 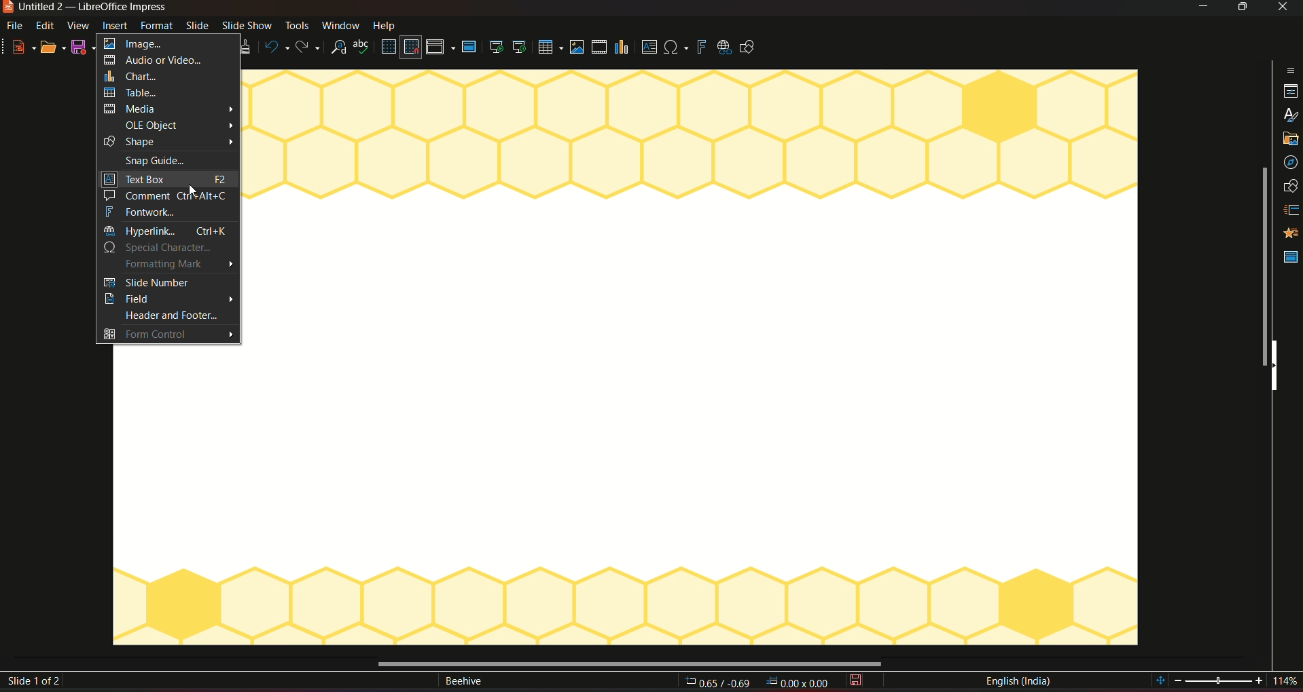 What do you see at coordinates (84, 47) in the screenshot?
I see `save` at bounding box center [84, 47].